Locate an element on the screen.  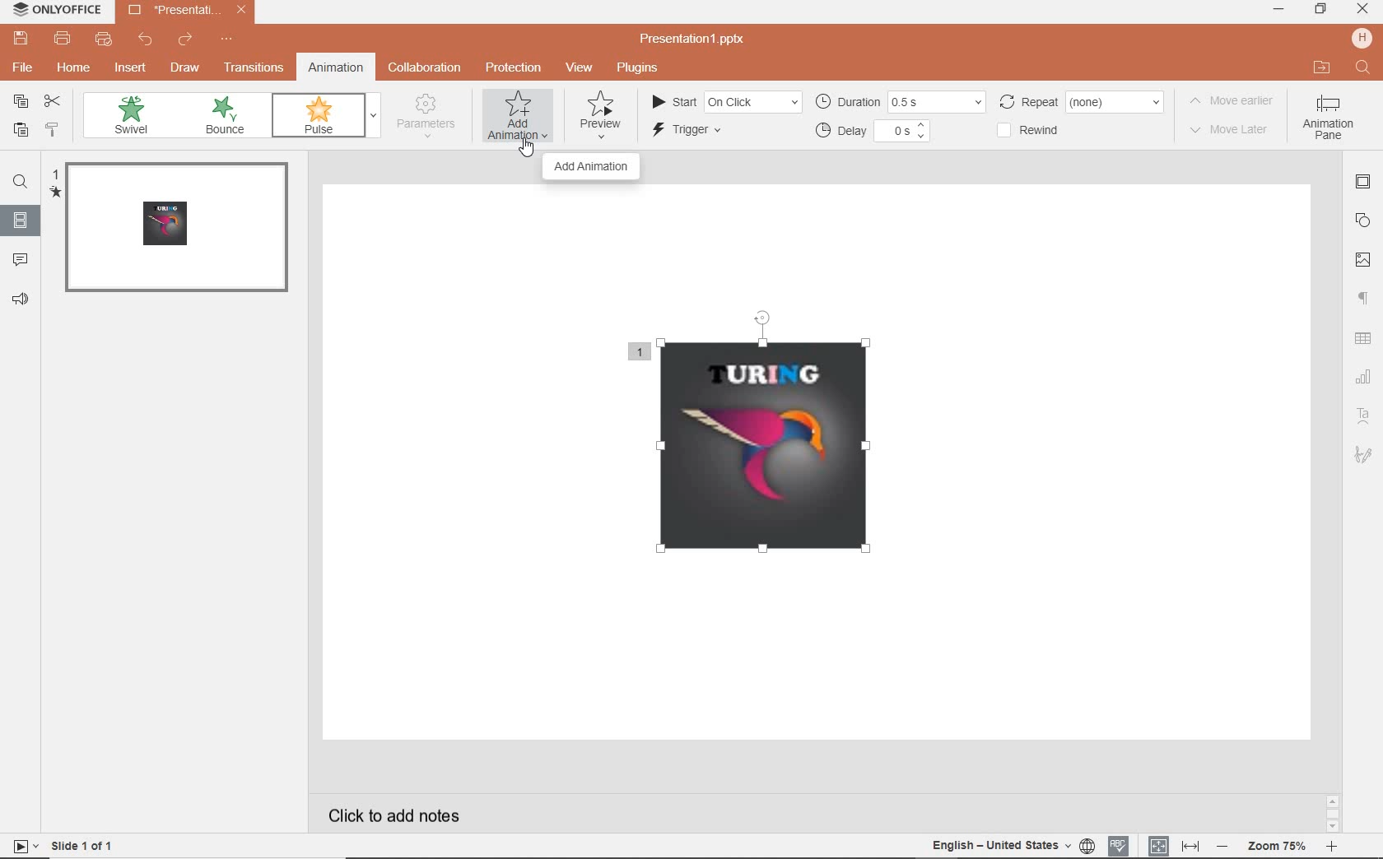
inserted image is located at coordinates (780, 443).